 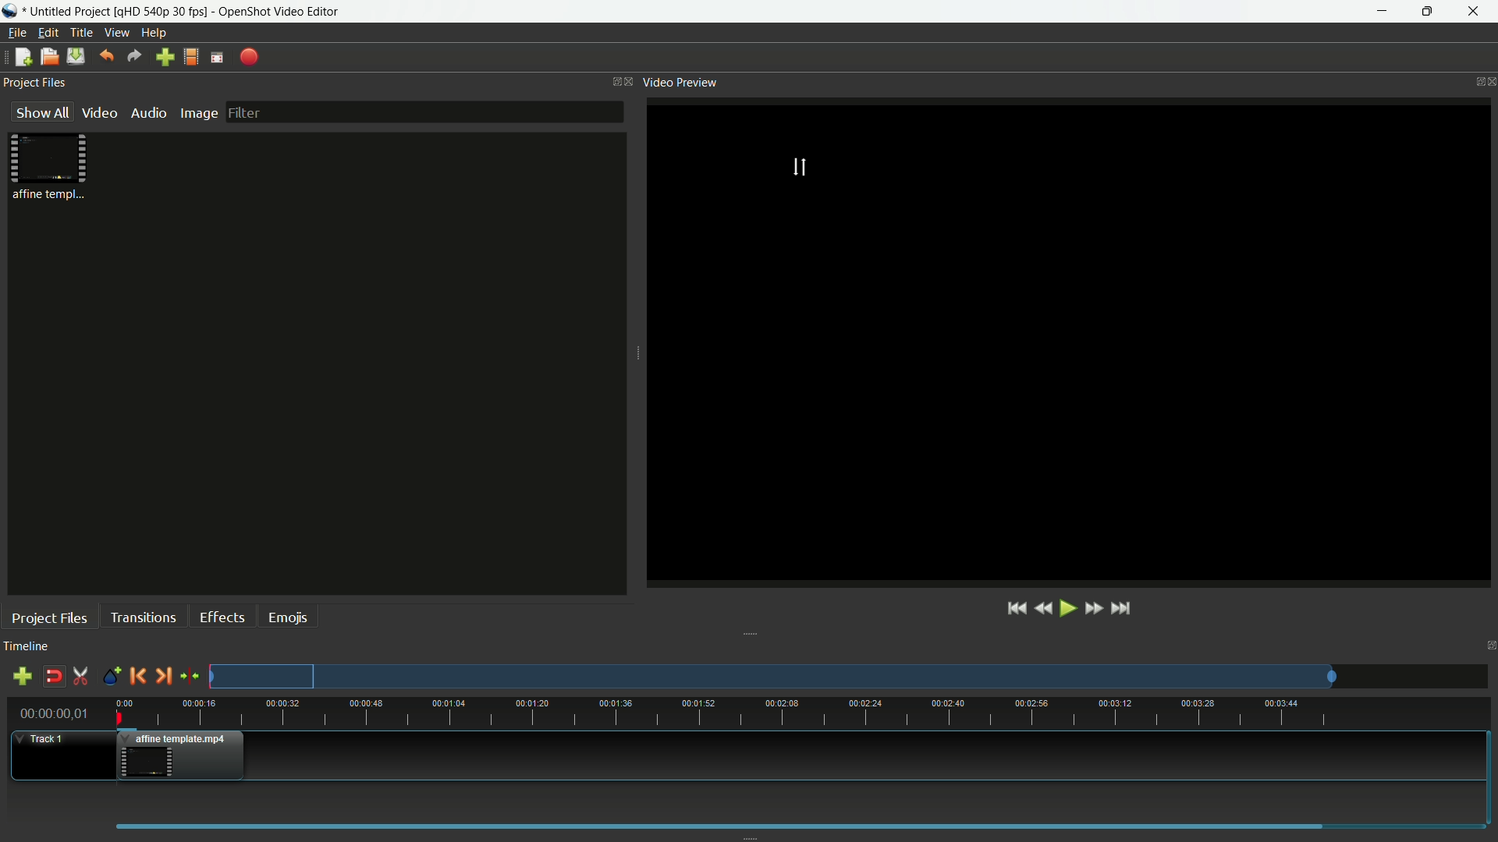 I want to click on view menu, so click(x=118, y=32).